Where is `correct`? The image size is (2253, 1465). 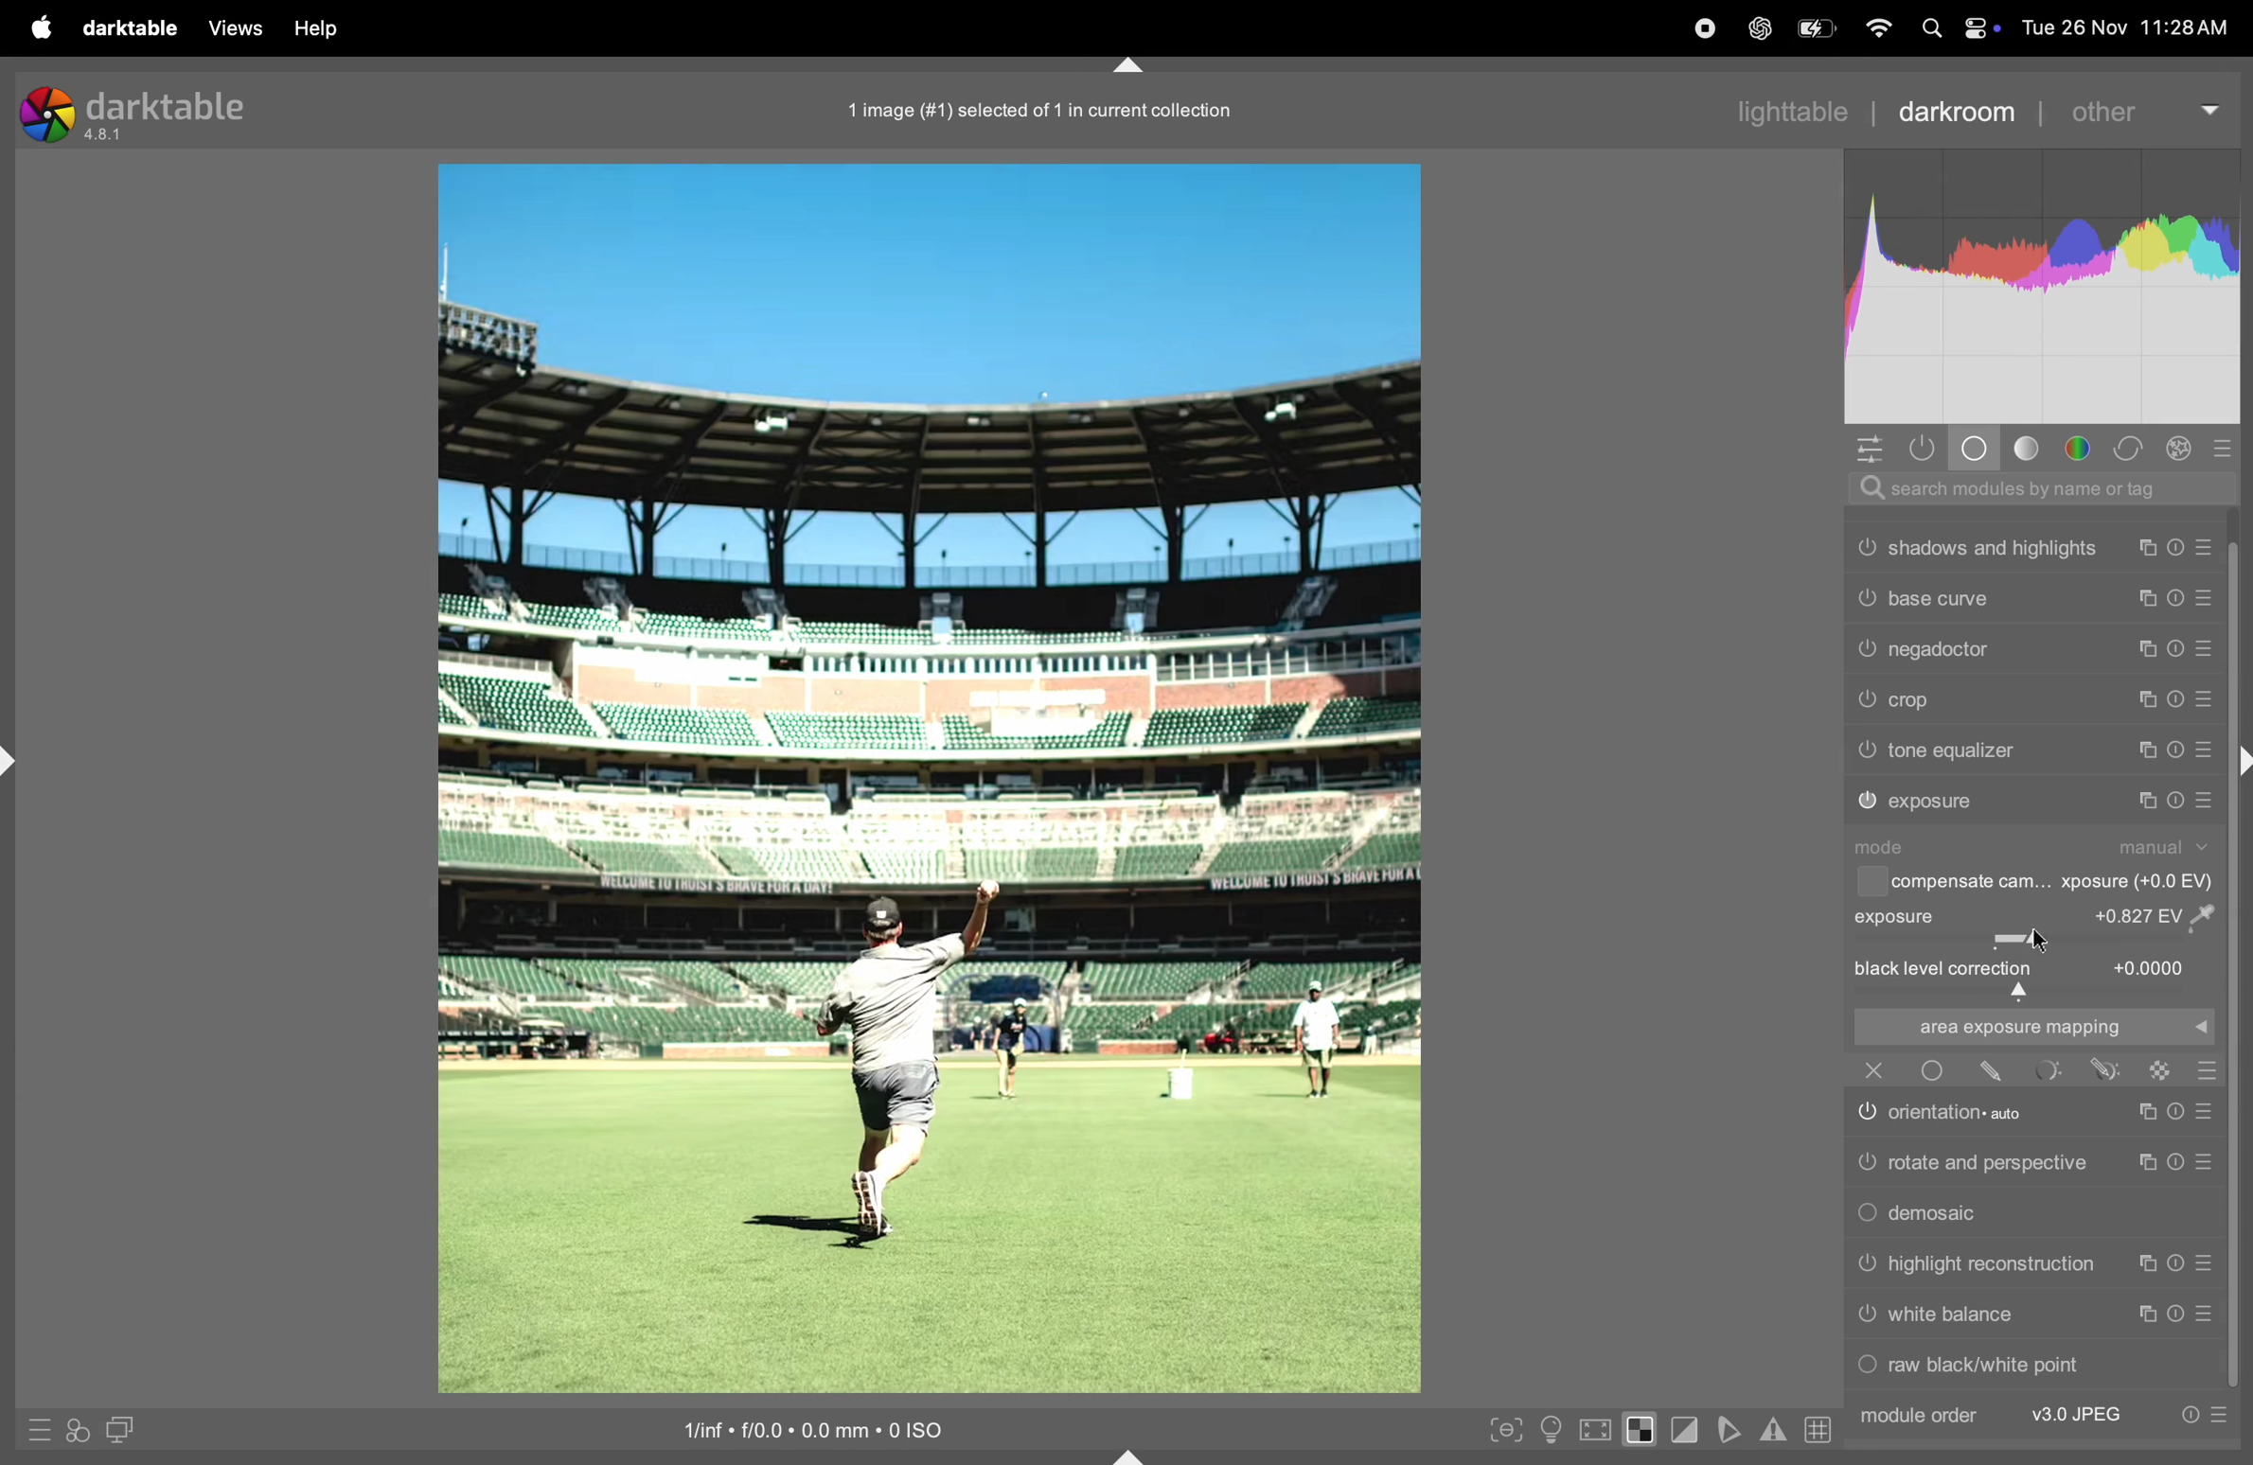 correct is located at coordinates (2131, 449).